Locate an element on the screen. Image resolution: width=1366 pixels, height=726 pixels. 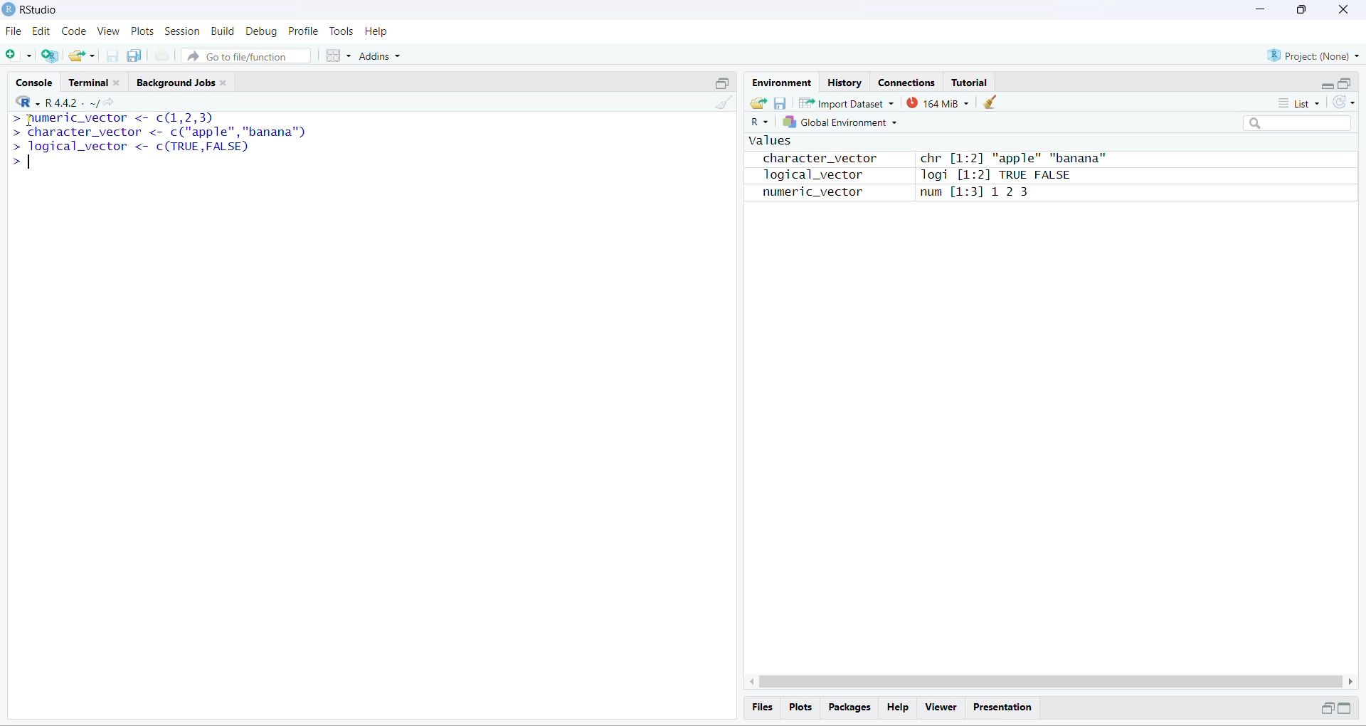
logi [1:2] TRUE FALSE is located at coordinates (993, 176).